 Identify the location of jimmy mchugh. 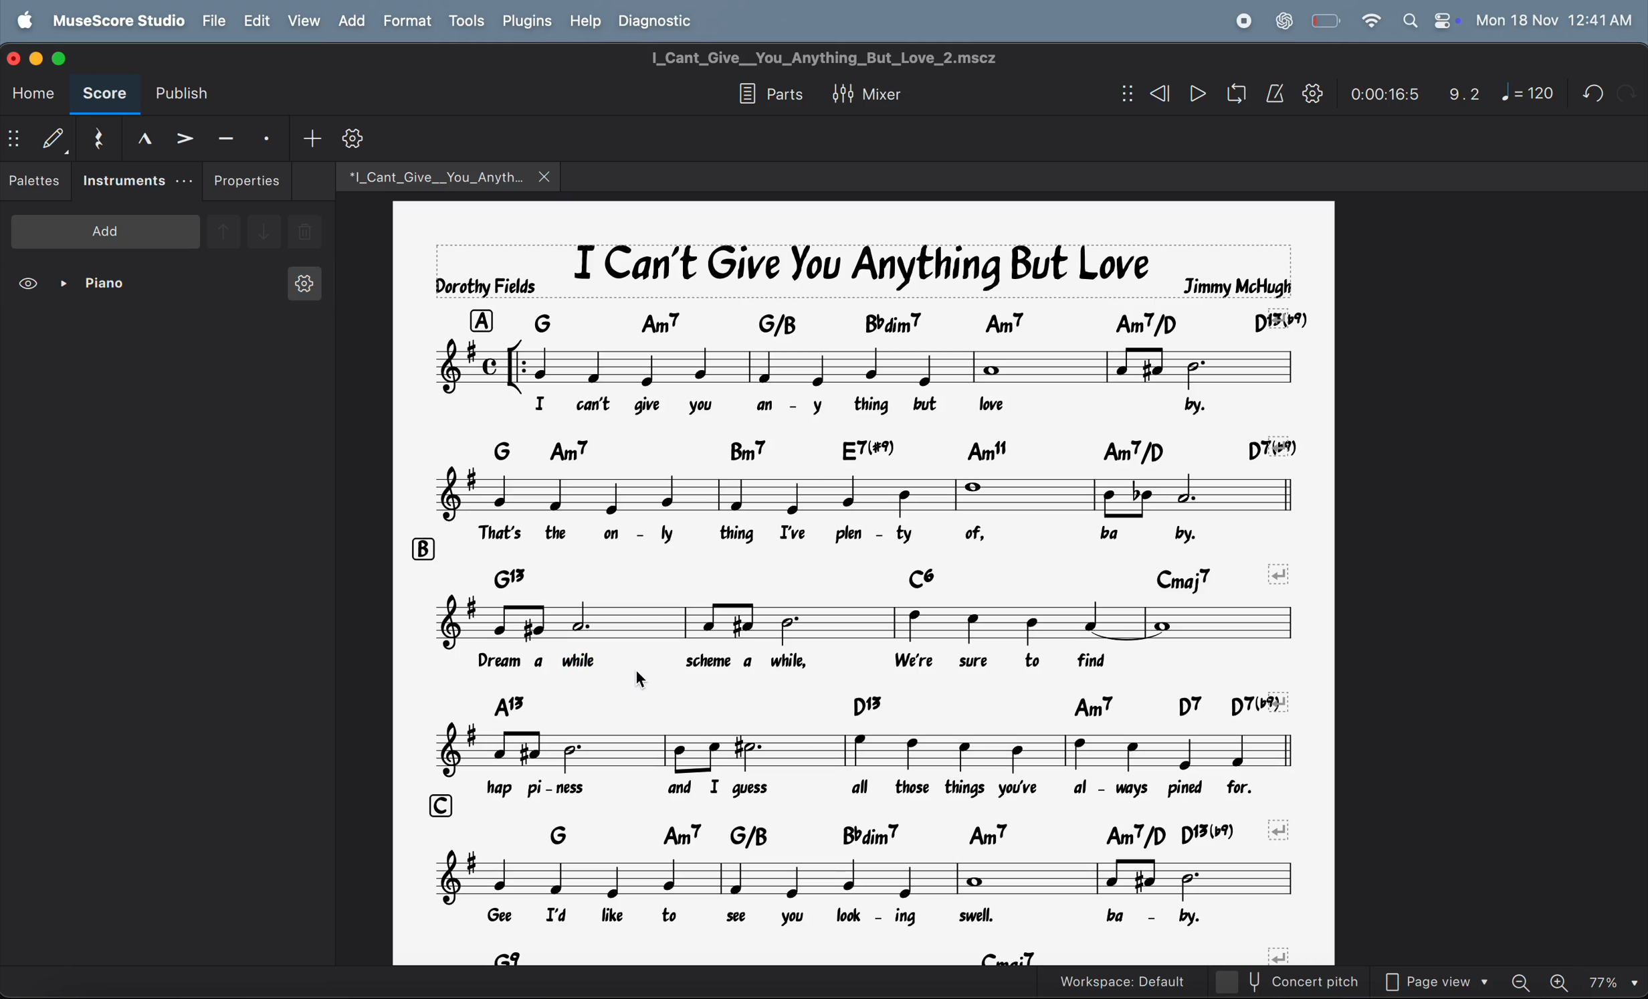
(1241, 284).